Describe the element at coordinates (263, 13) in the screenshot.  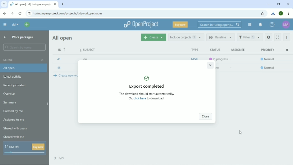
I see `Bookmark this tab` at that location.